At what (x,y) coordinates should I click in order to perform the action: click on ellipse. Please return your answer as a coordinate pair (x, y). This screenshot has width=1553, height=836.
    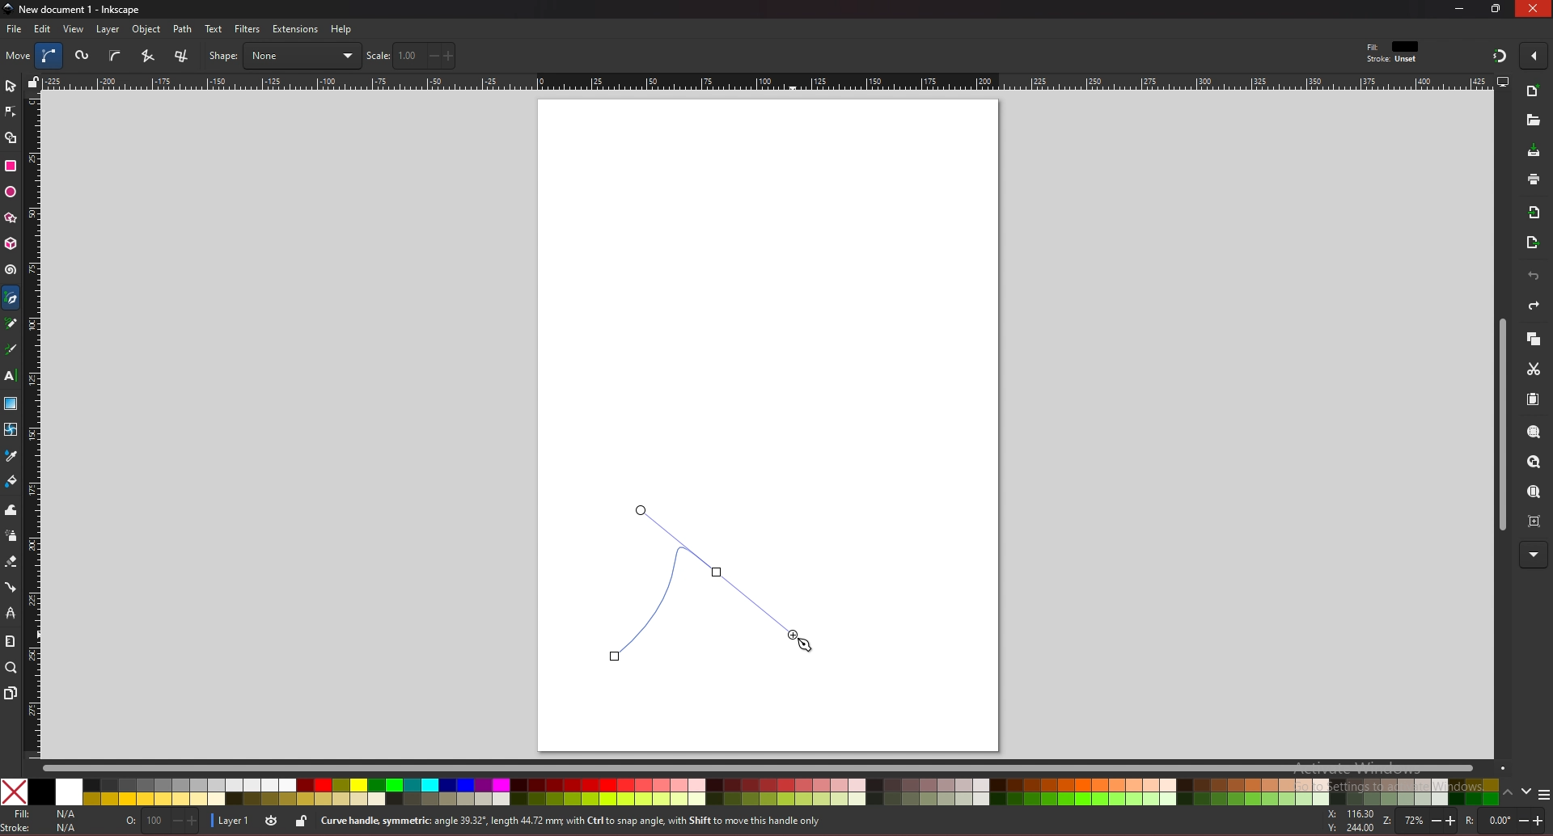
    Looking at the image, I should click on (11, 192).